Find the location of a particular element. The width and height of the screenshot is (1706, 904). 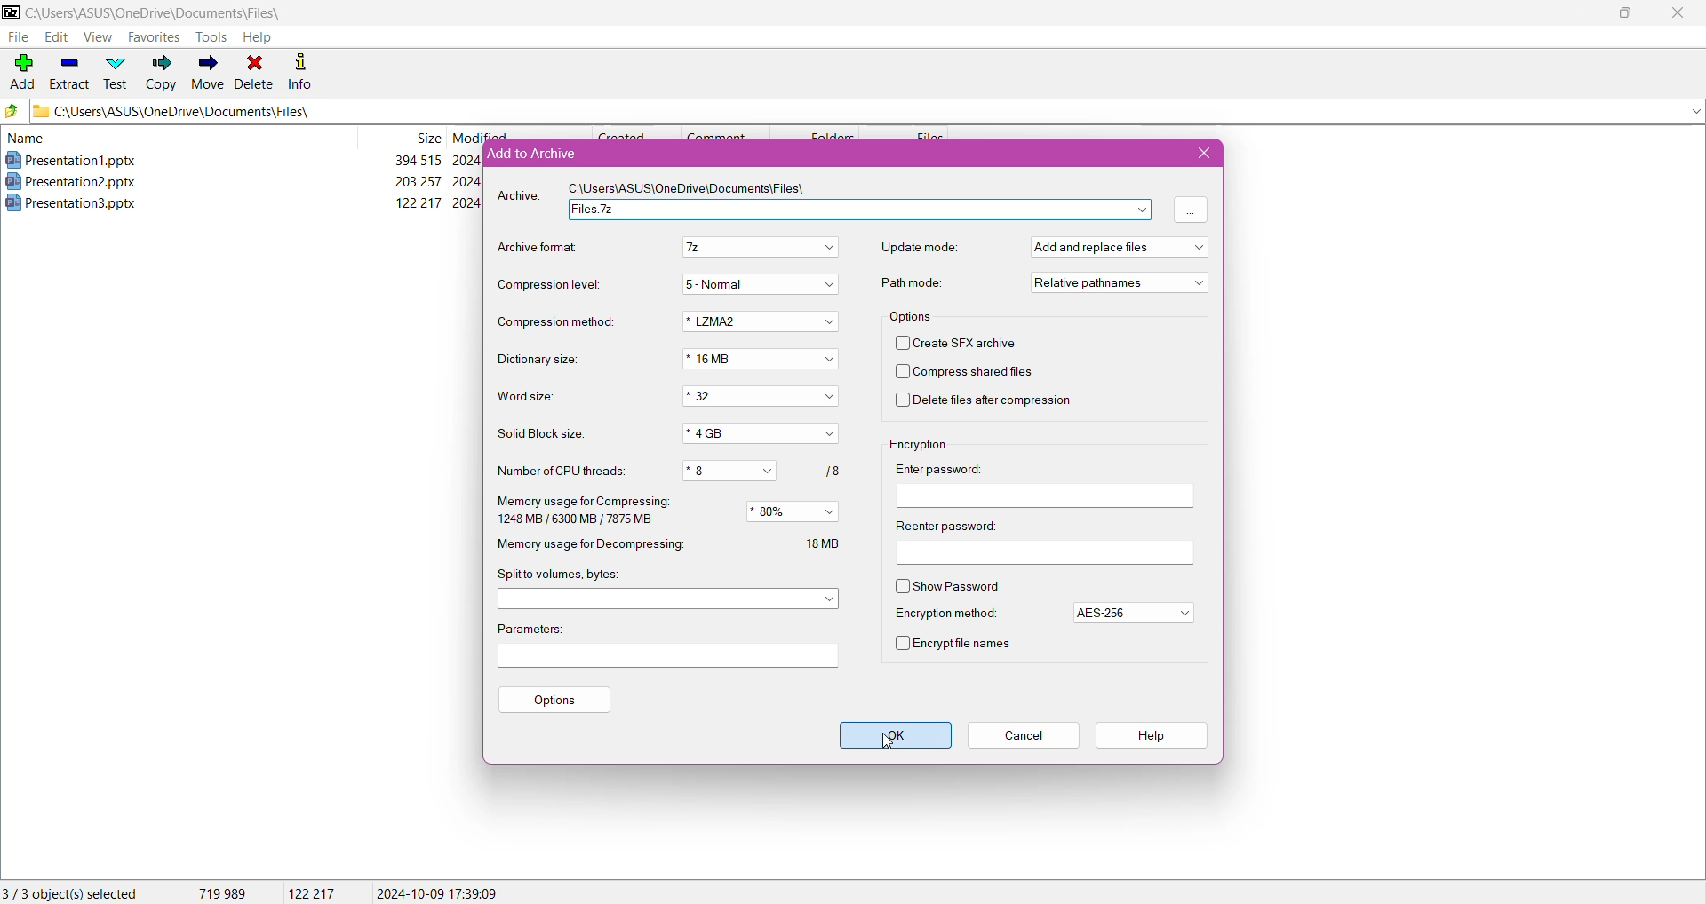

Application Logo is located at coordinates (11, 12).